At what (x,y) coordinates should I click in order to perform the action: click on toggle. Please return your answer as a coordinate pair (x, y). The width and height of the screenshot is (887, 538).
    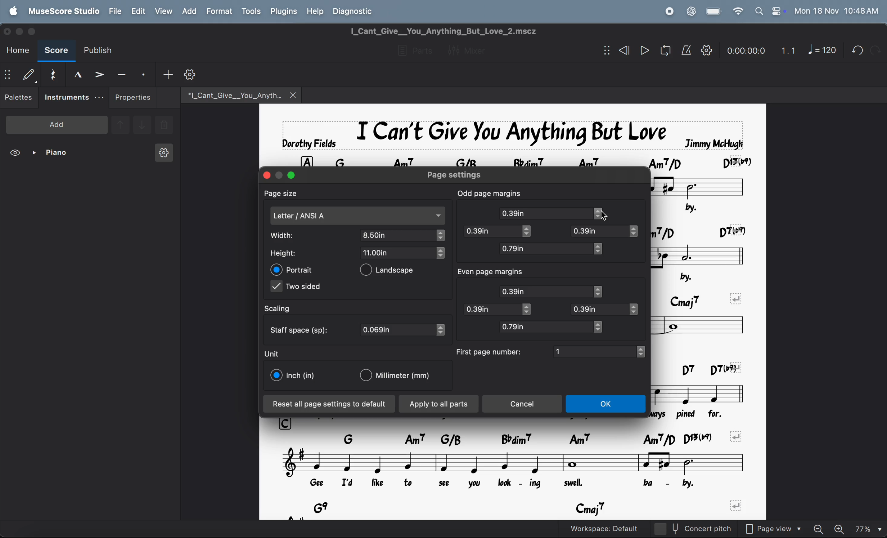
    Looking at the image, I should click on (635, 310).